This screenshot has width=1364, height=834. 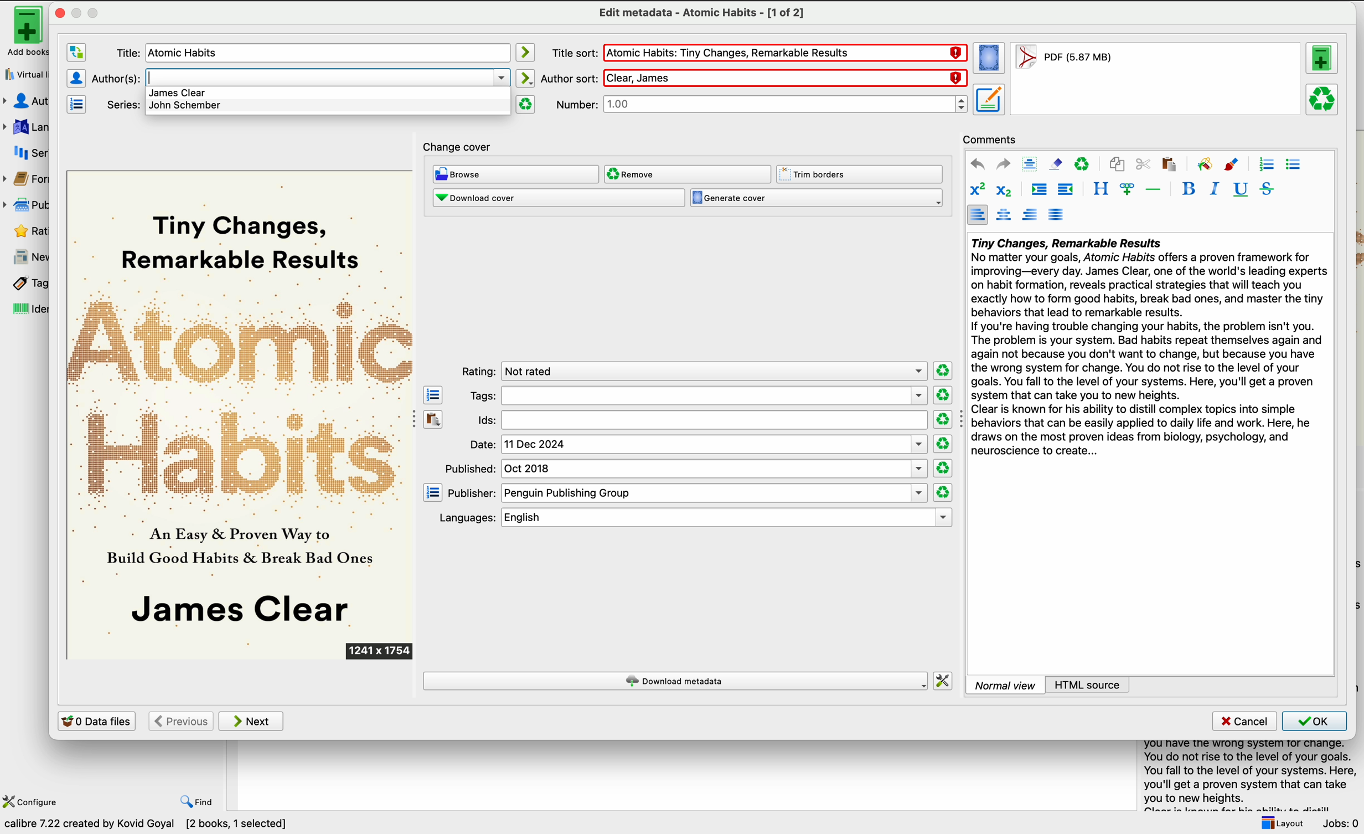 I want to click on next button, so click(x=252, y=722).